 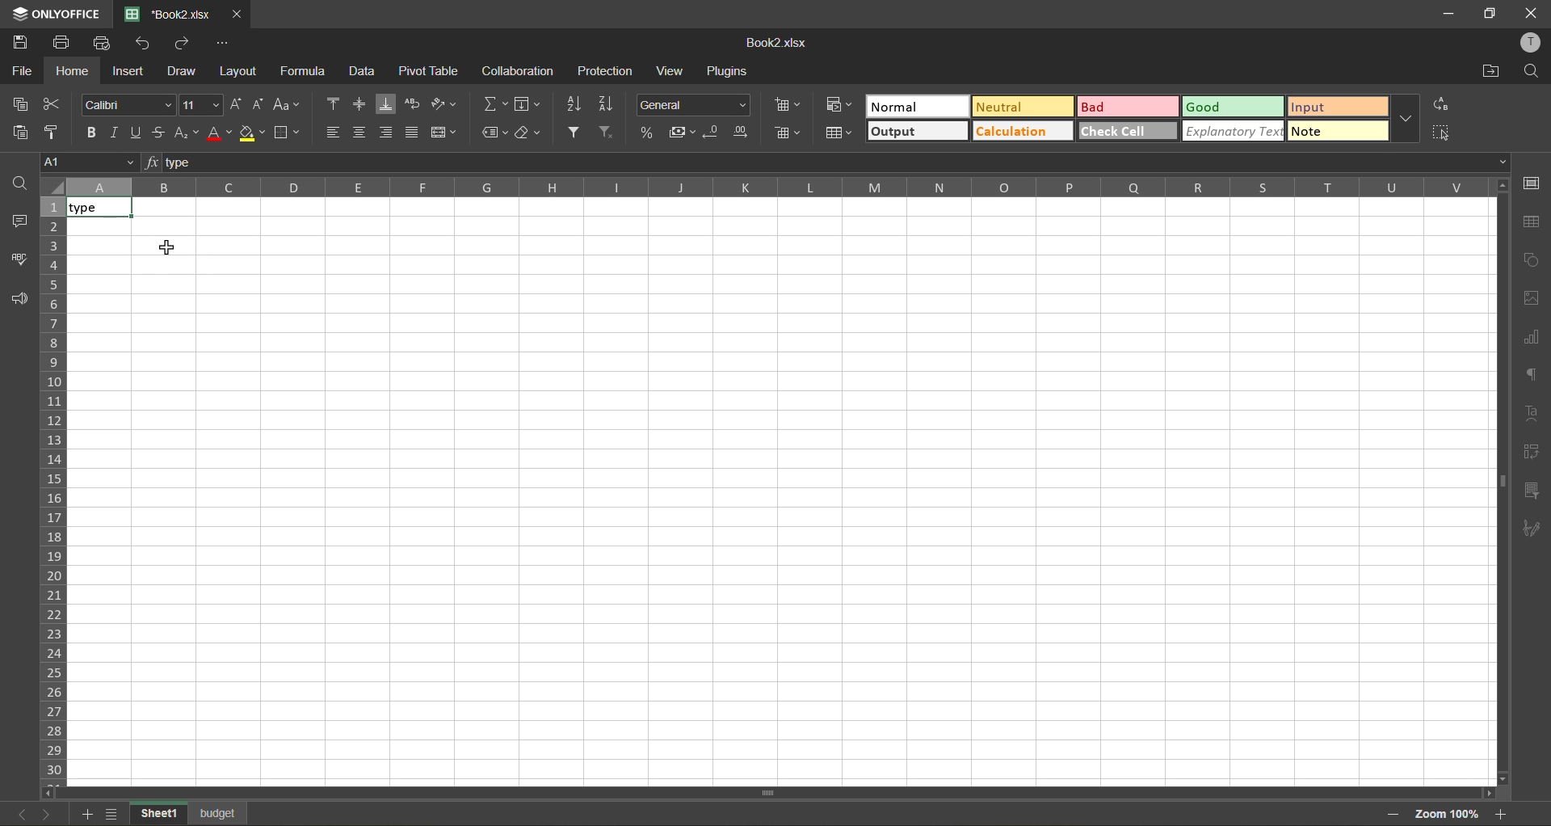 I want to click on clear filter, so click(x=605, y=133).